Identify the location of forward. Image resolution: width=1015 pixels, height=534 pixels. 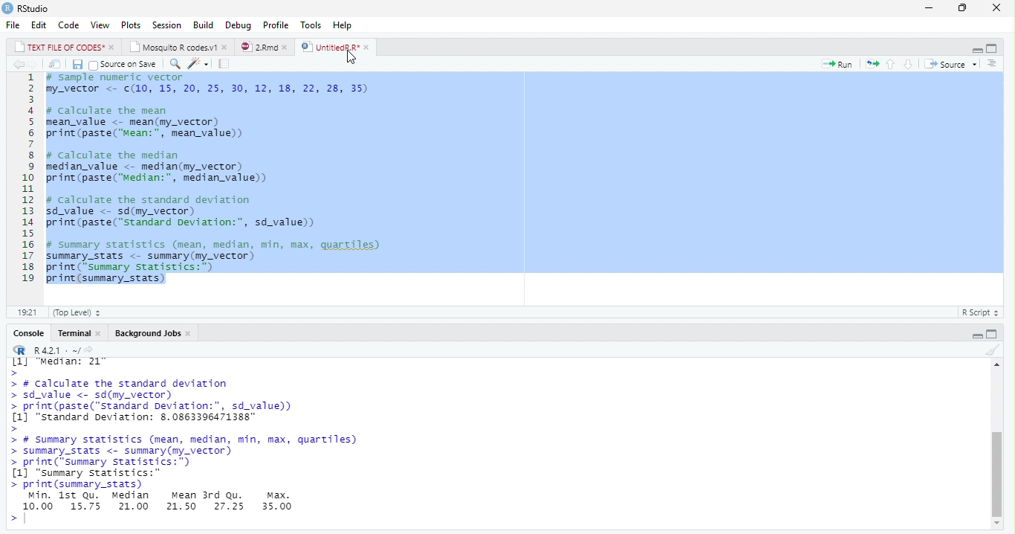
(34, 64).